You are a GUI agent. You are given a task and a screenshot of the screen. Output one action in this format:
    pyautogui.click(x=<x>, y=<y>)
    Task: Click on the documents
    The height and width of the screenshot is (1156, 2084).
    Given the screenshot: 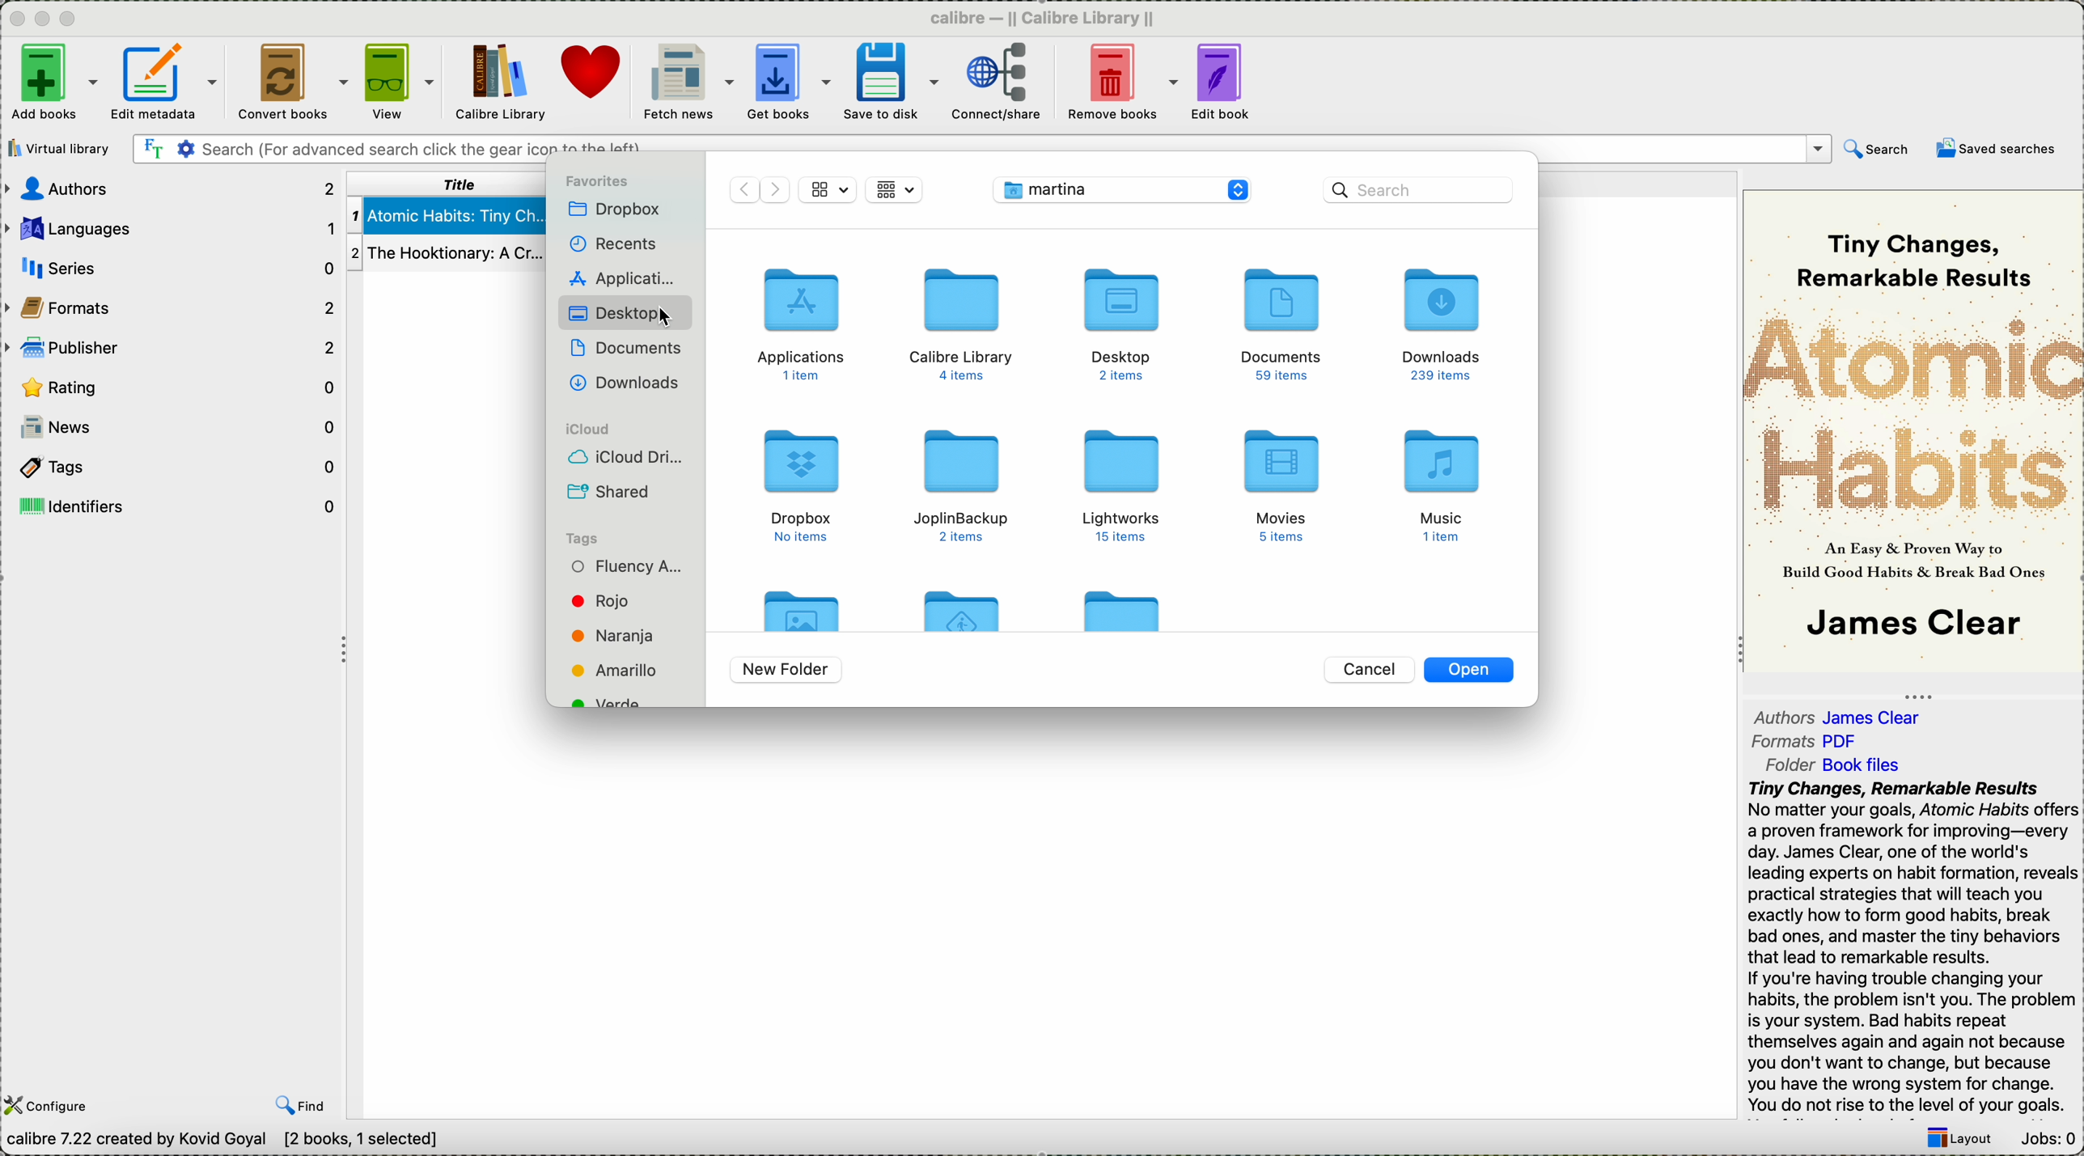 What is the action you would take?
    pyautogui.click(x=1281, y=325)
    